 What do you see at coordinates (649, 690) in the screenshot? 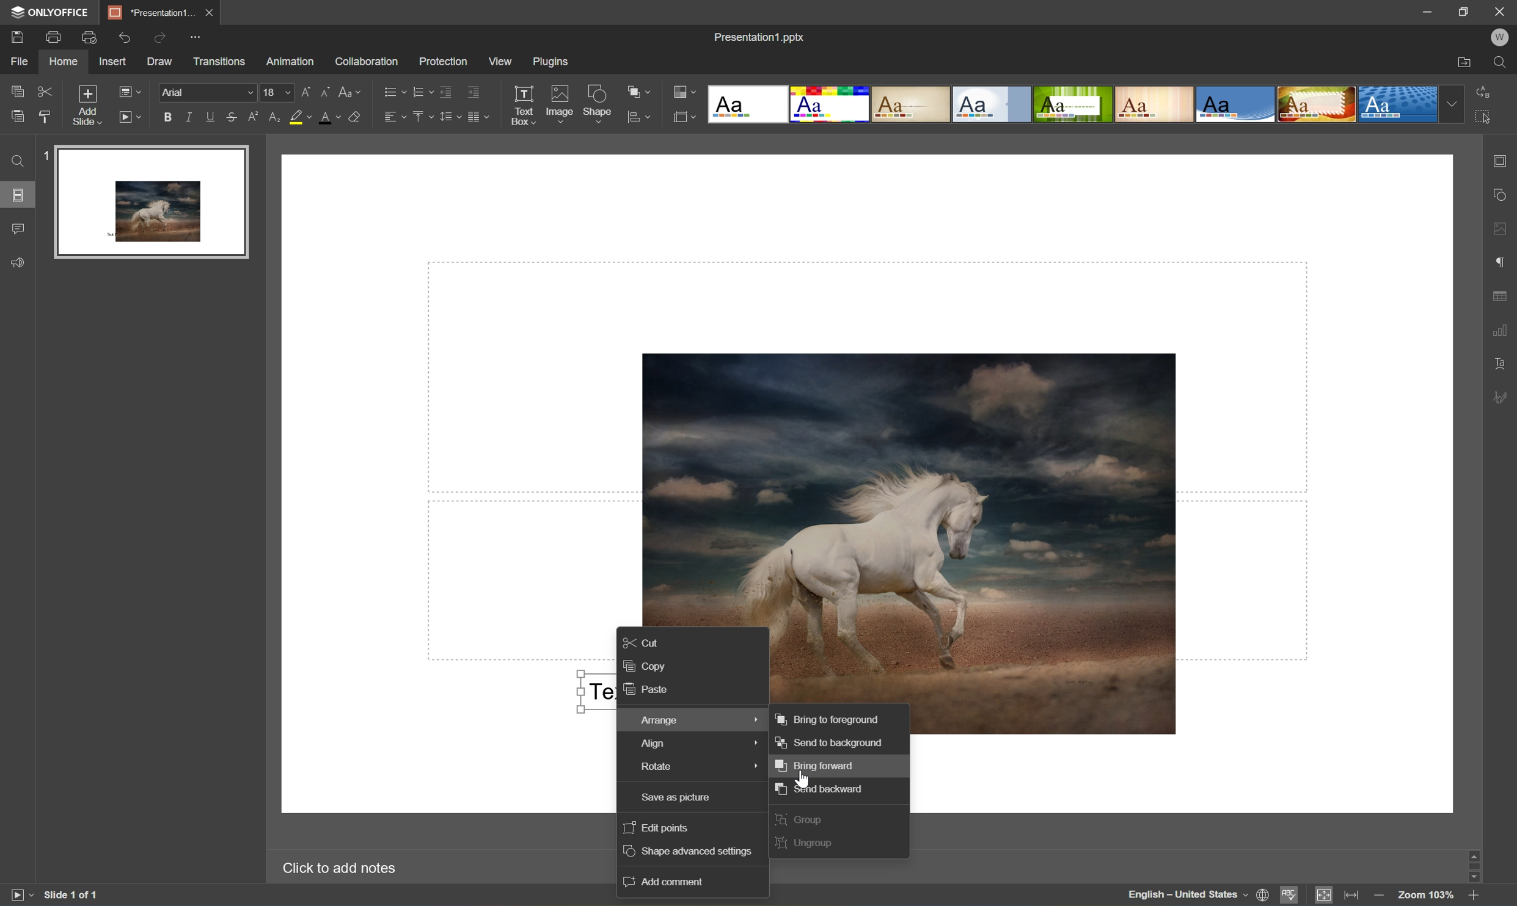
I see `Paste` at bounding box center [649, 690].